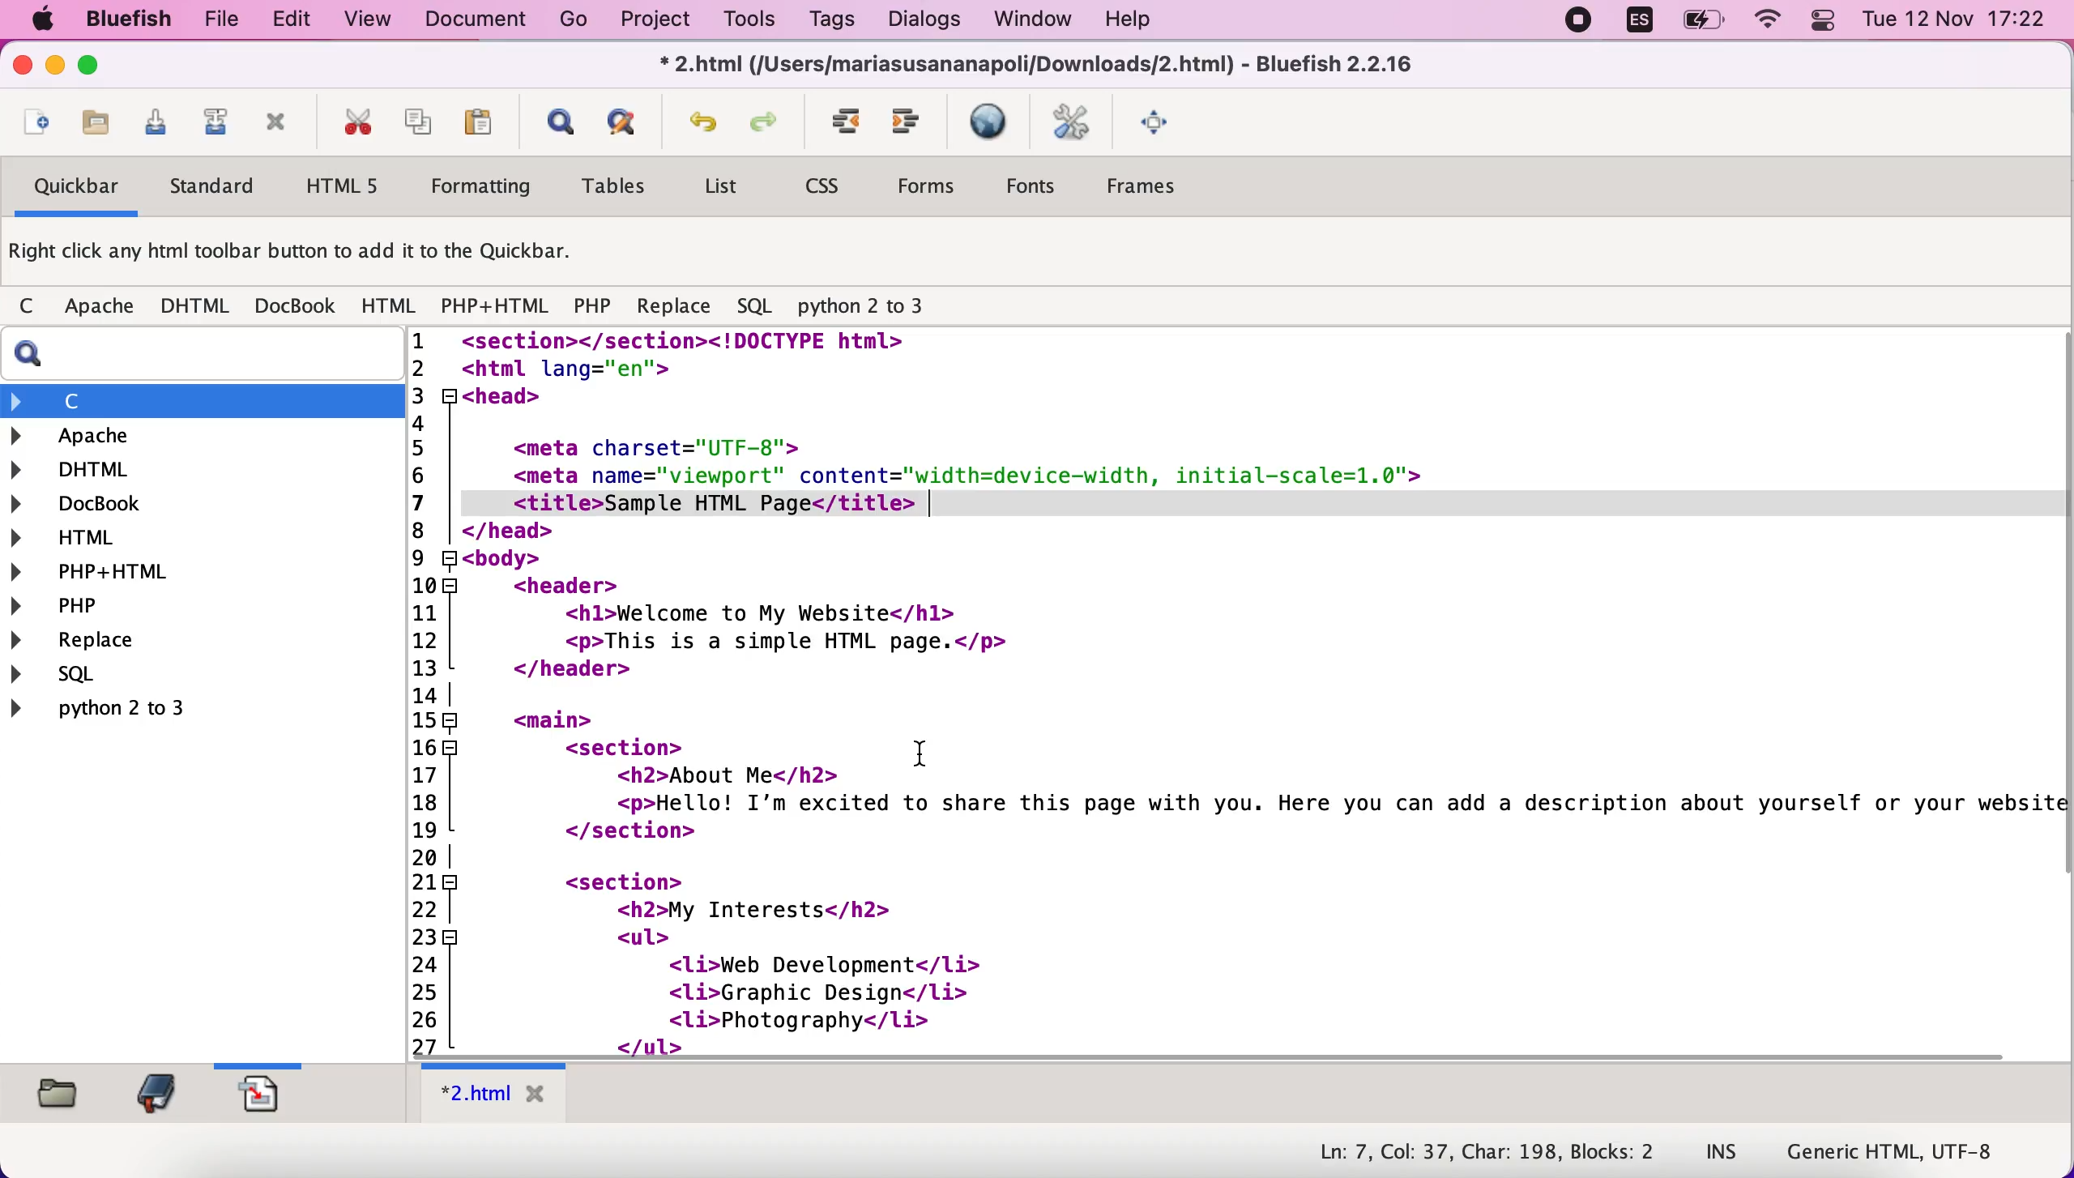  Describe the element at coordinates (595, 305) in the screenshot. I see `php` at that location.